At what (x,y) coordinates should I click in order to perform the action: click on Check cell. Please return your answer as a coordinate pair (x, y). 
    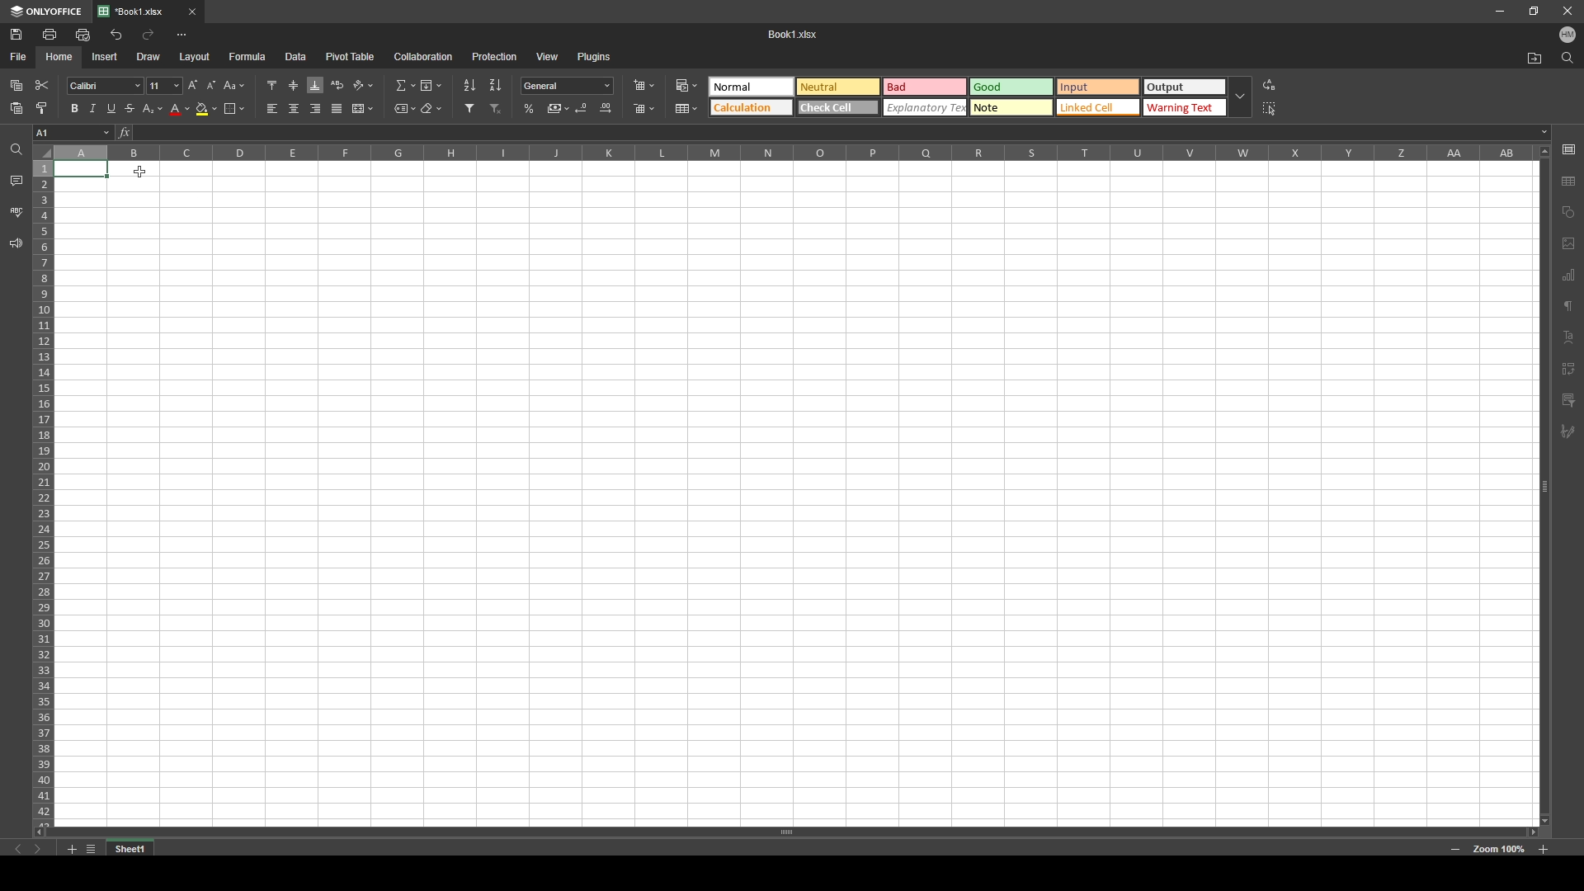
    Looking at the image, I should click on (838, 109).